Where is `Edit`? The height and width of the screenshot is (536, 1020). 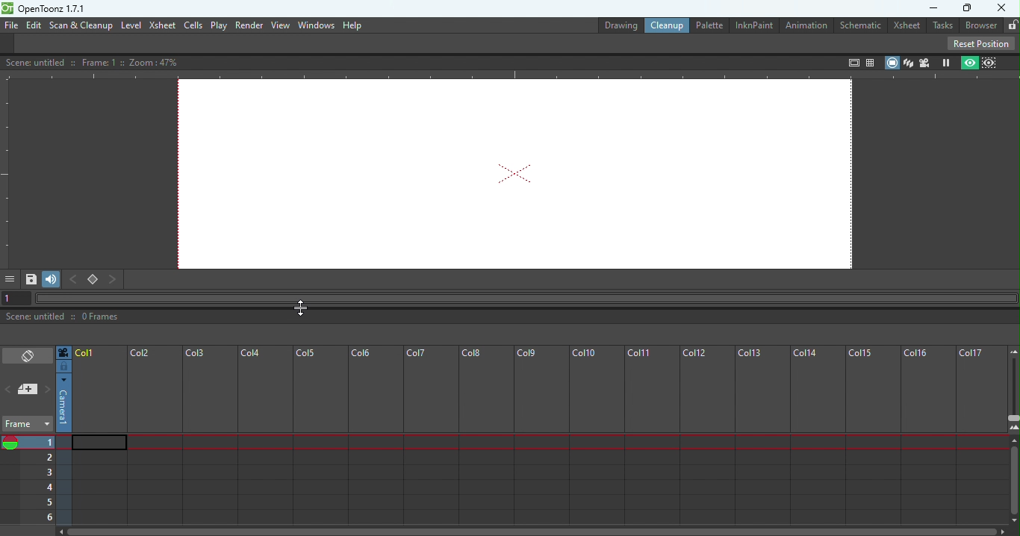 Edit is located at coordinates (33, 25).